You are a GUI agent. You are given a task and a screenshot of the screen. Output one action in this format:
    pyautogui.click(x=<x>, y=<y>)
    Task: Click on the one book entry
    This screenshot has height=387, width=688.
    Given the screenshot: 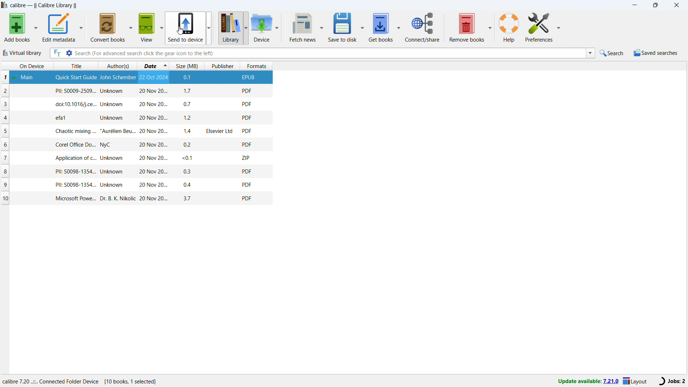 What is the action you would take?
    pyautogui.click(x=135, y=131)
    